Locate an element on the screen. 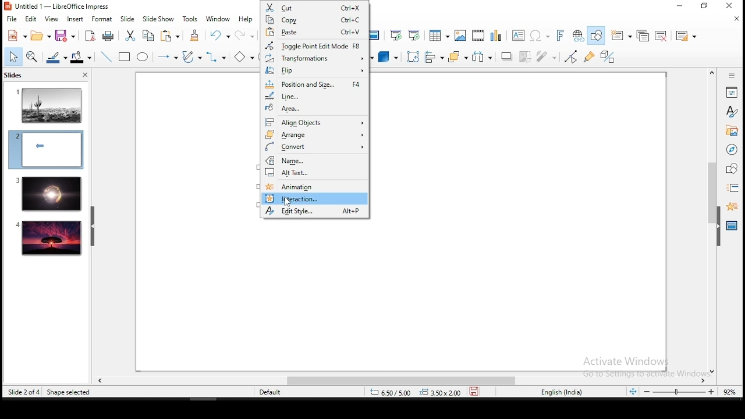  animation is located at coordinates (730, 205).